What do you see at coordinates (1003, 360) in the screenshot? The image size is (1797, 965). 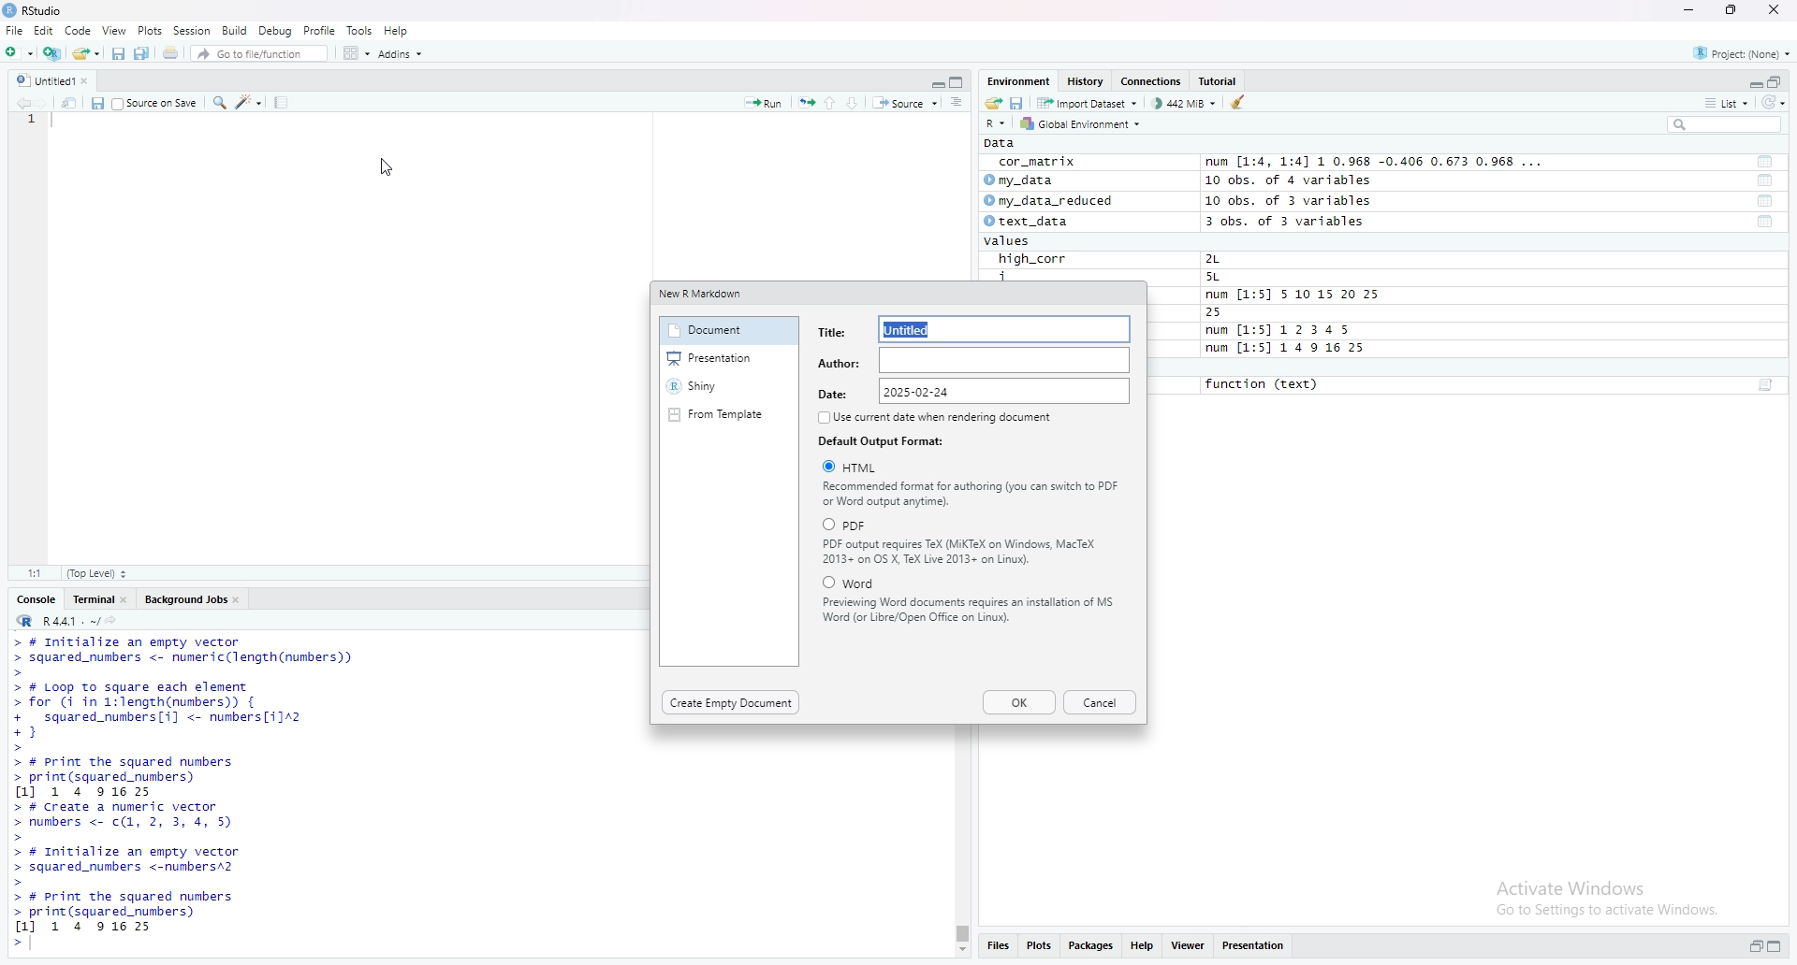 I see `input area` at bounding box center [1003, 360].